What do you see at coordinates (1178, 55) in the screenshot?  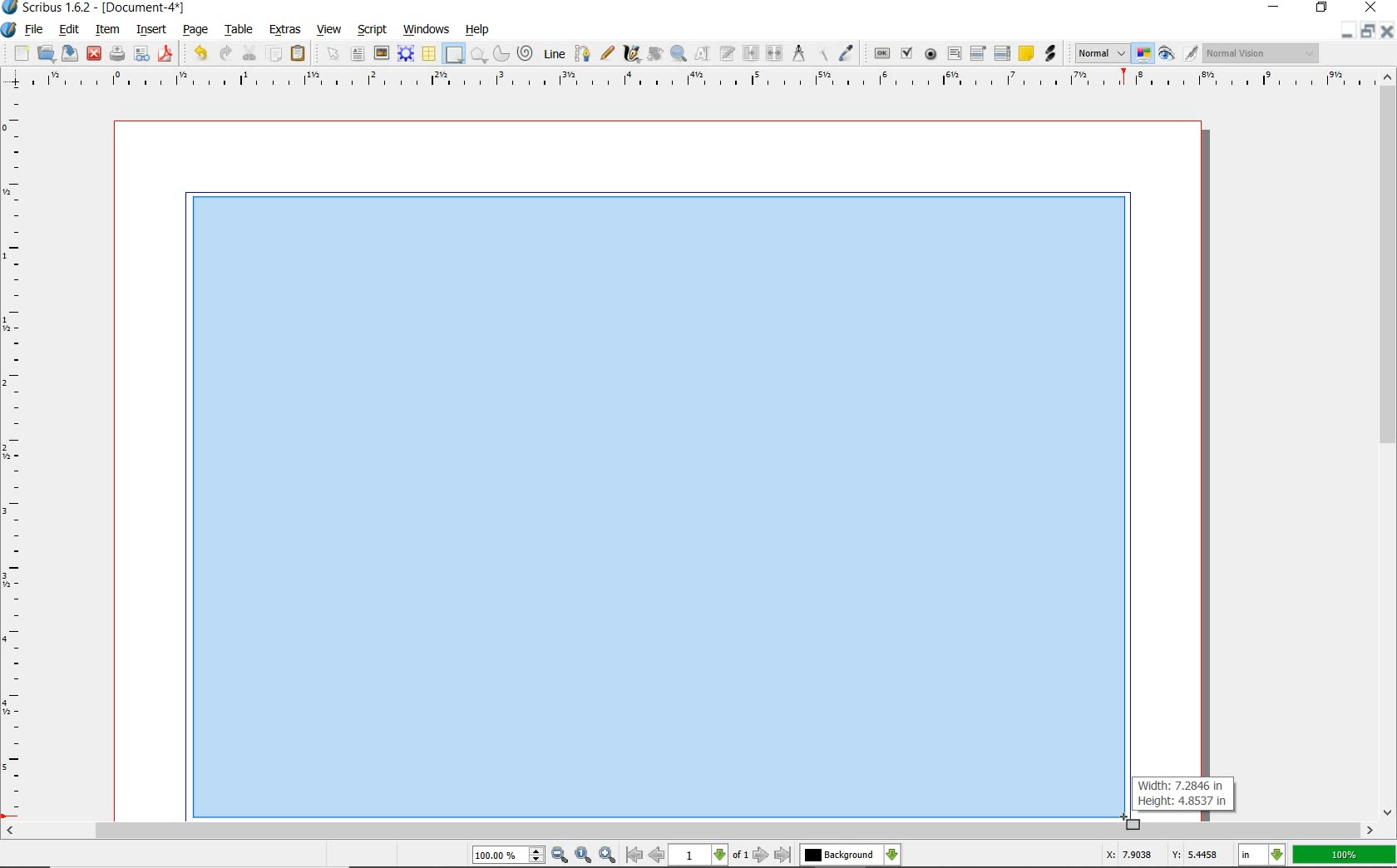 I see `preview mode` at bounding box center [1178, 55].